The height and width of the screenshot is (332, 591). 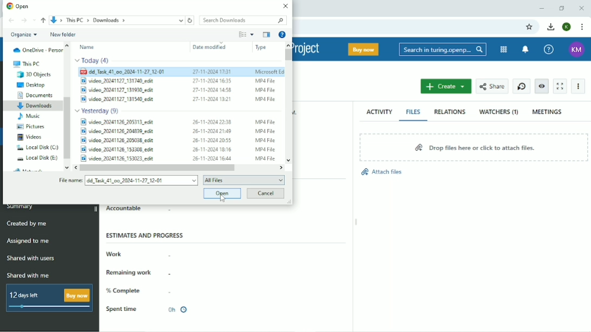 I want to click on Yesterday (9), so click(x=99, y=110).